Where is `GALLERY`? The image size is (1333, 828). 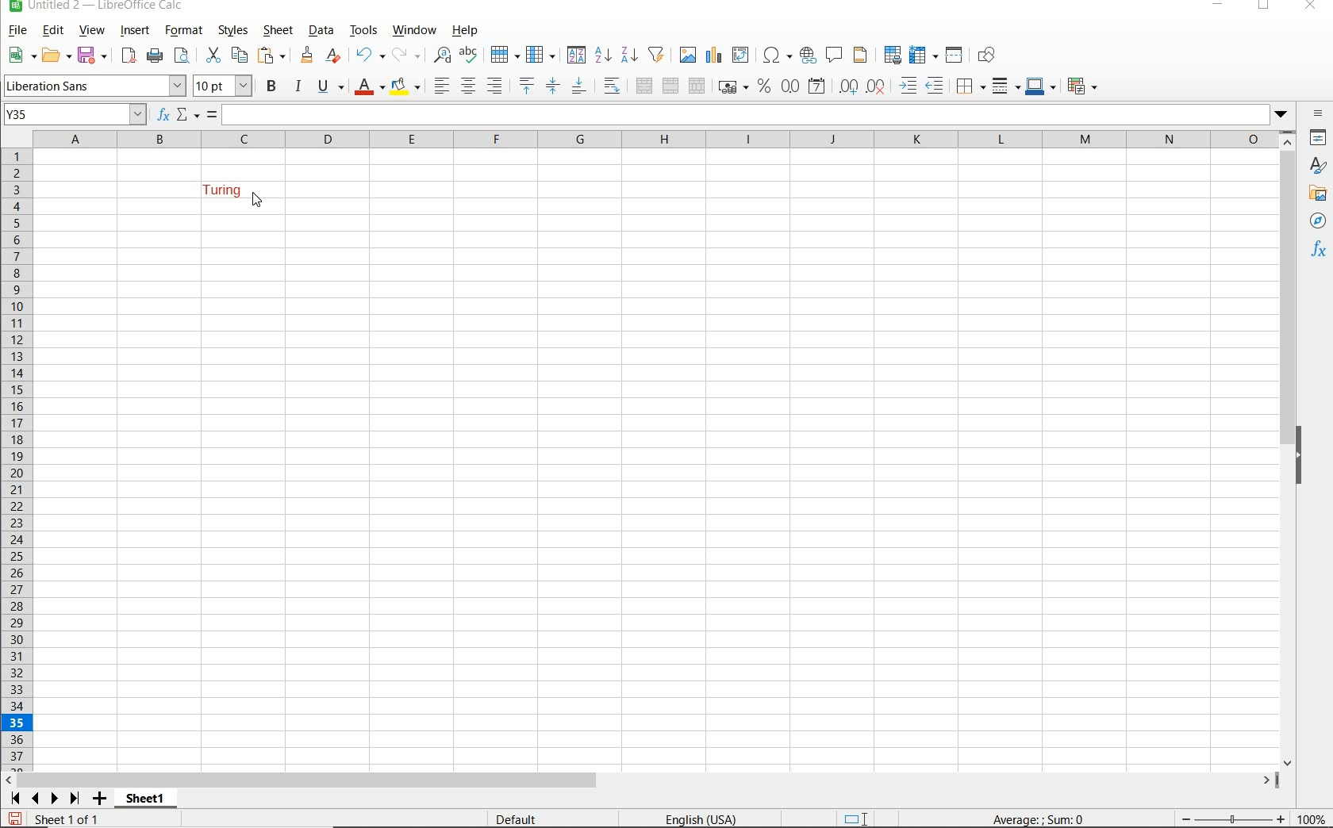
GALLERY is located at coordinates (1320, 194).